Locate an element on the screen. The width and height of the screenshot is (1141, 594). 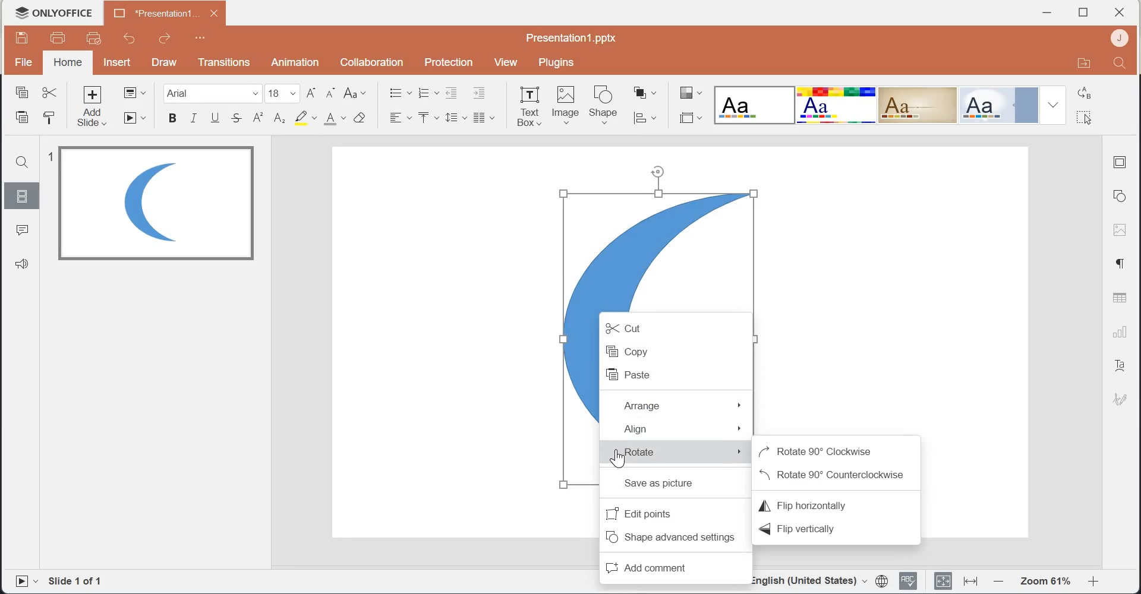
Line spacing is located at coordinates (456, 118).